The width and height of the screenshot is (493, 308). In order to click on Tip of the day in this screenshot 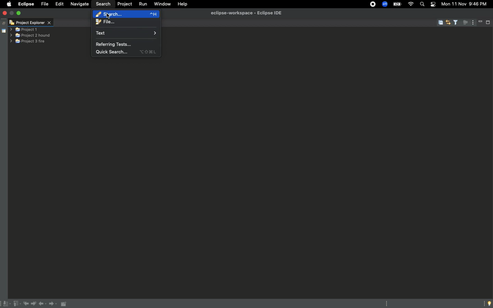, I will do `click(488, 304)`.